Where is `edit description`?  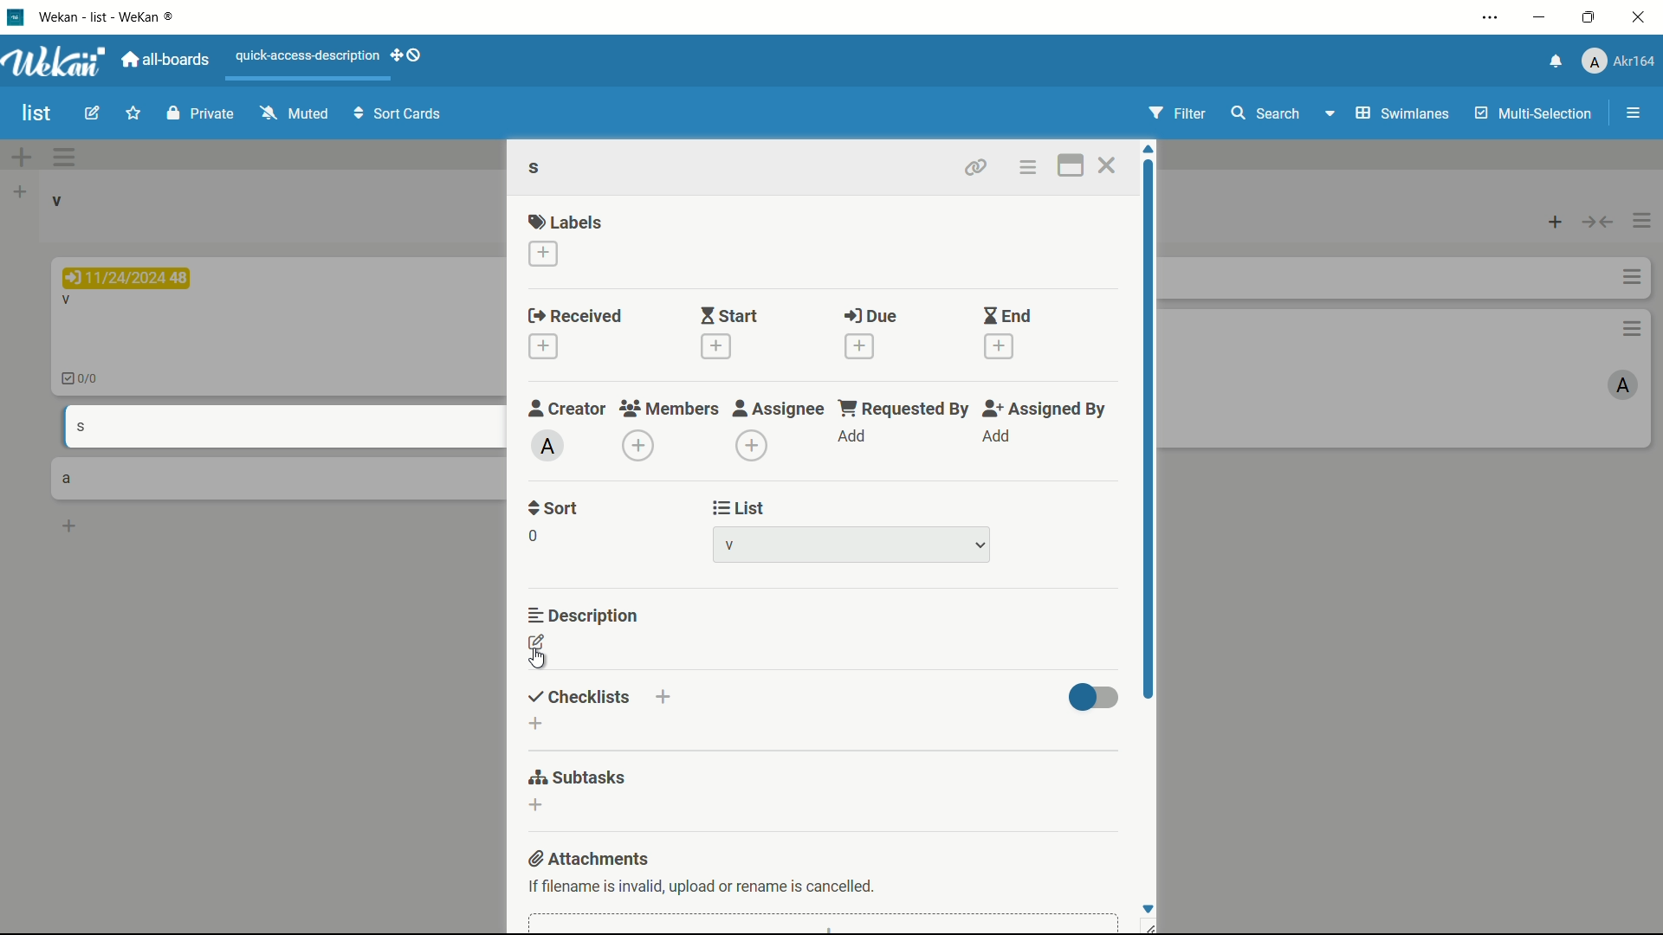
edit description is located at coordinates (538, 642).